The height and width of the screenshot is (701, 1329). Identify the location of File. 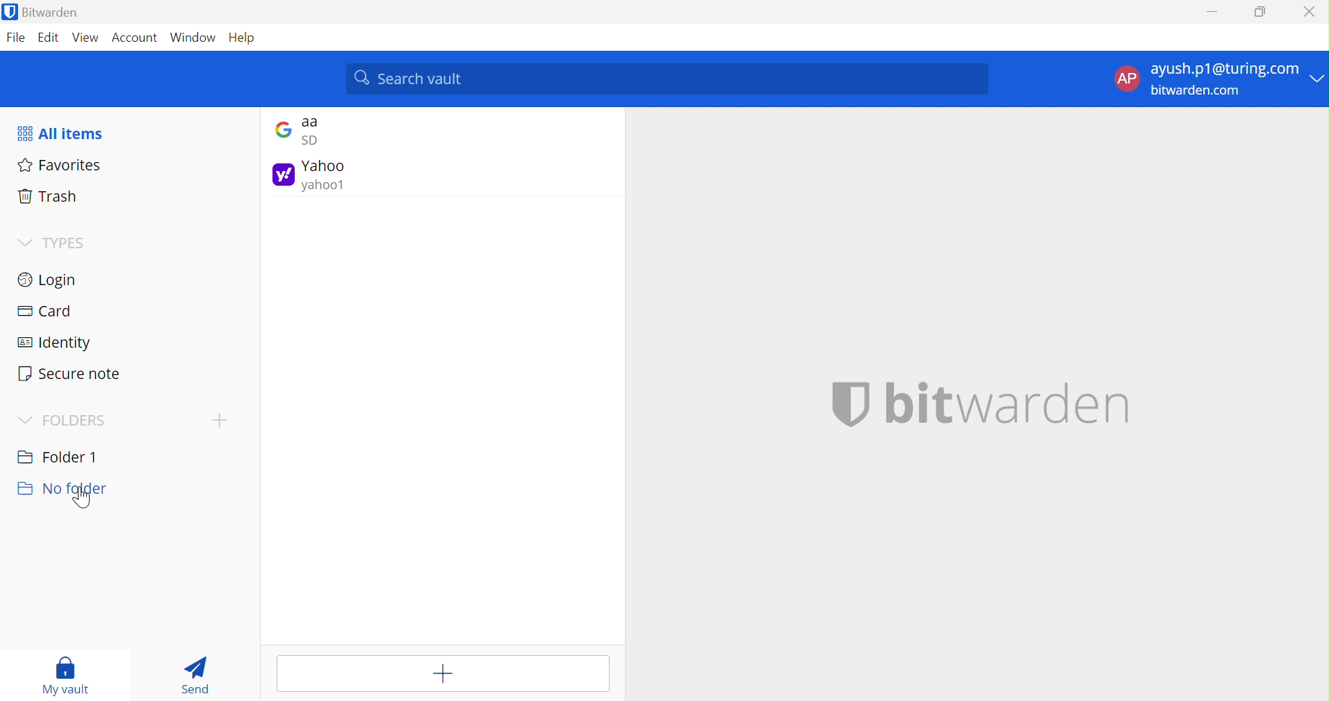
(17, 37).